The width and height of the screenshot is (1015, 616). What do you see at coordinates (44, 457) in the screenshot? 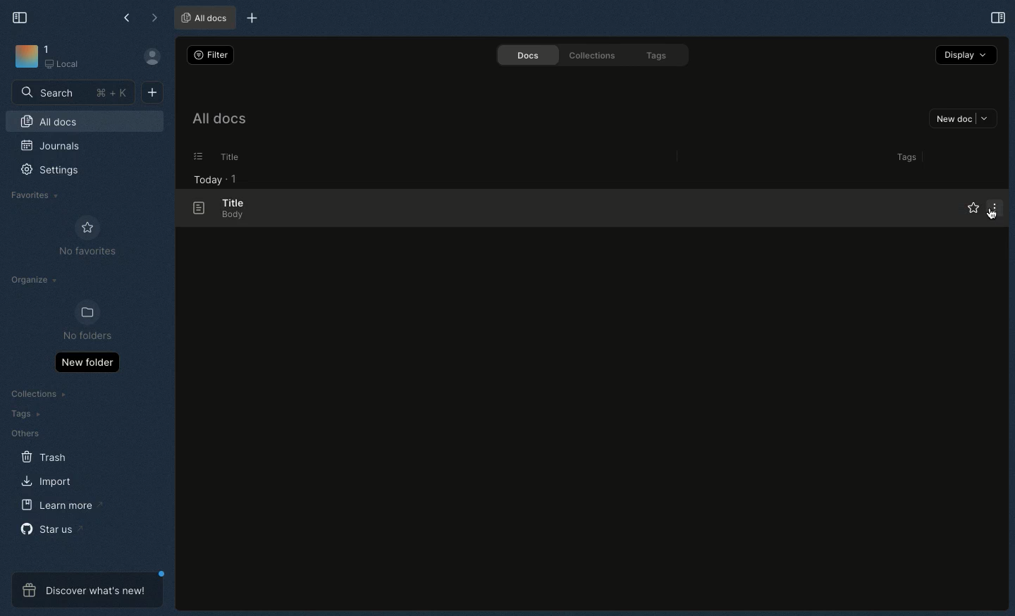
I see `Trash` at bounding box center [44, 457].